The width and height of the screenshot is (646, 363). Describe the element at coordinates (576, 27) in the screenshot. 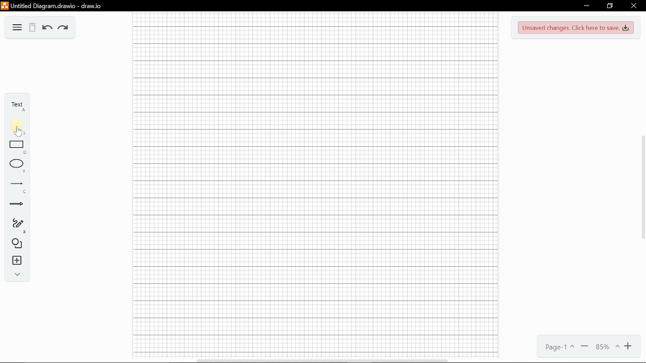

I see `Unsaved changes. Click here to save` at that location.